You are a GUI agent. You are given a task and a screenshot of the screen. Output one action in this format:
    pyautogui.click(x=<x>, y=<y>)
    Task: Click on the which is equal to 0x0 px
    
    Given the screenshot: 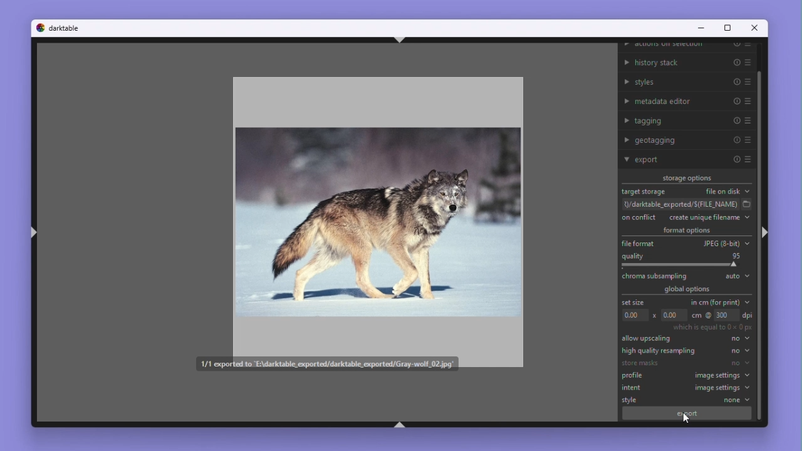 What is the action you would take?
    pyautogui.click(x=714, y=327)
    